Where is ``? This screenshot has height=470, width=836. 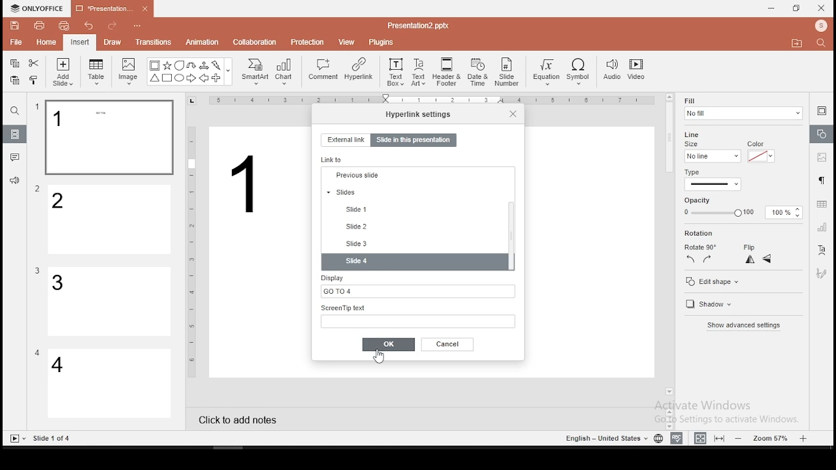
 is located at coordinates (53, 439).